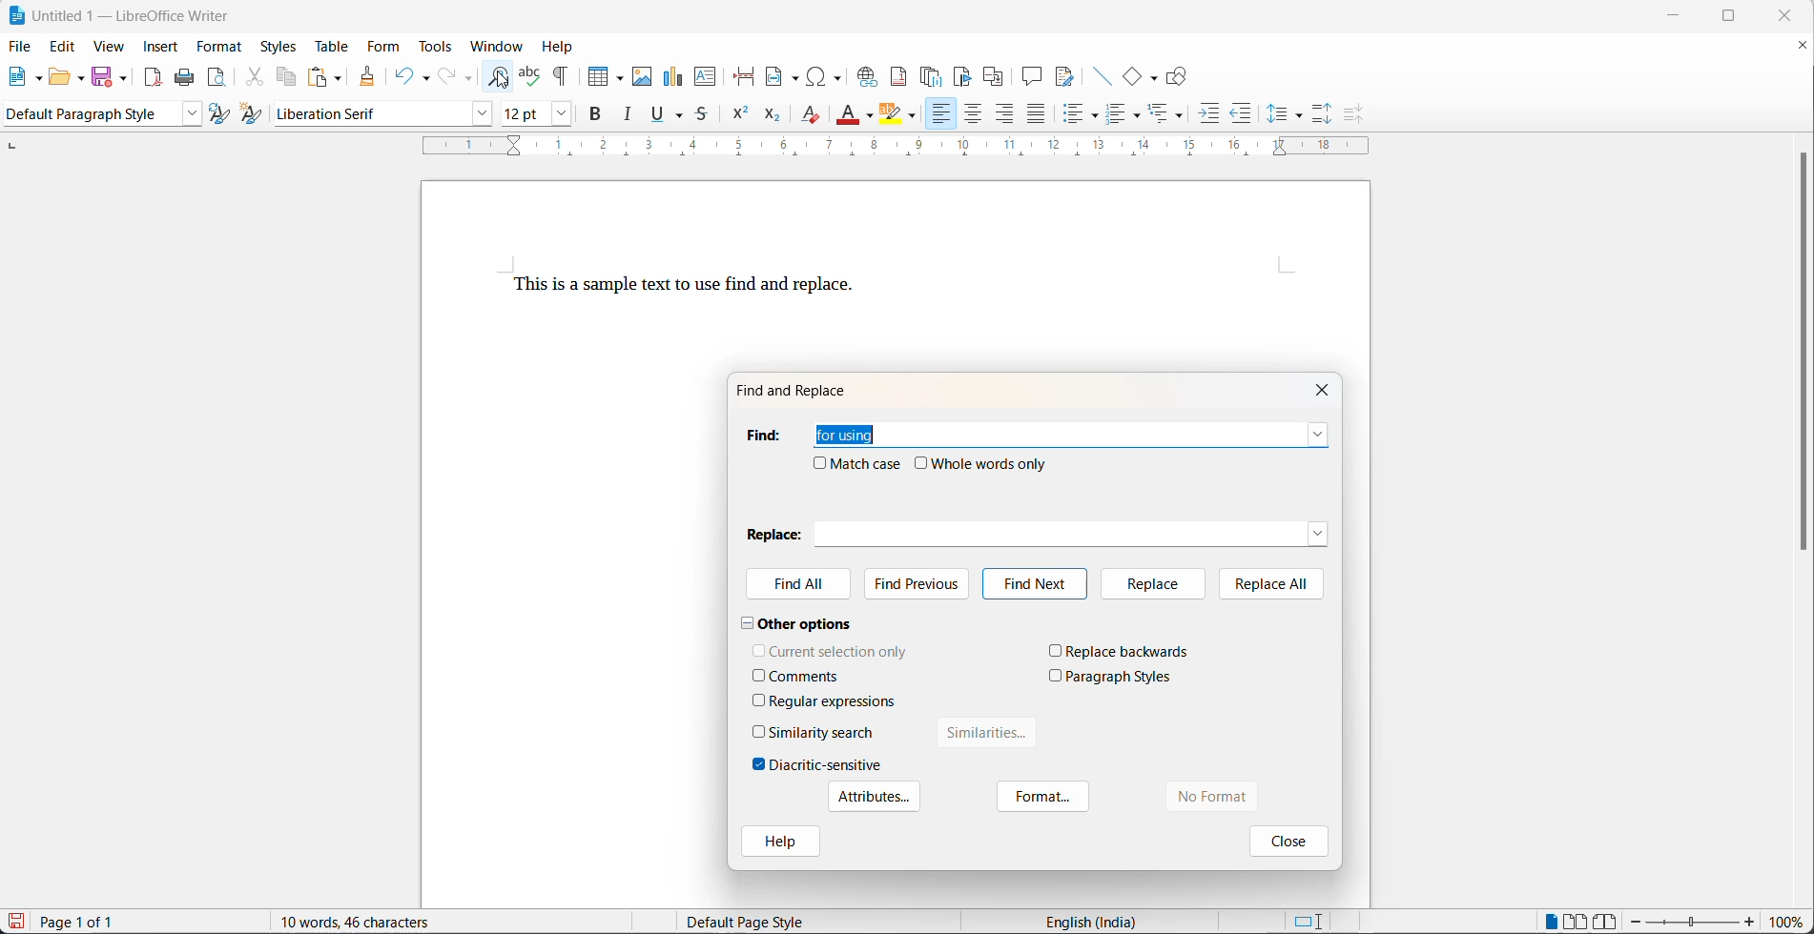  I want to click on font name, so click(365, 114).